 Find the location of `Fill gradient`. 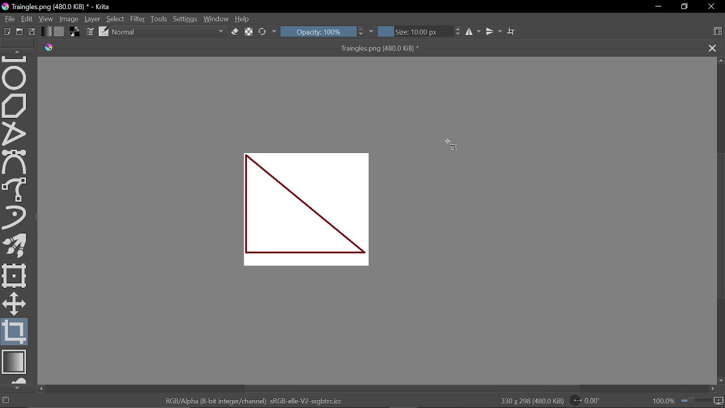

Fill gradient is located at coordinates (46, 31).